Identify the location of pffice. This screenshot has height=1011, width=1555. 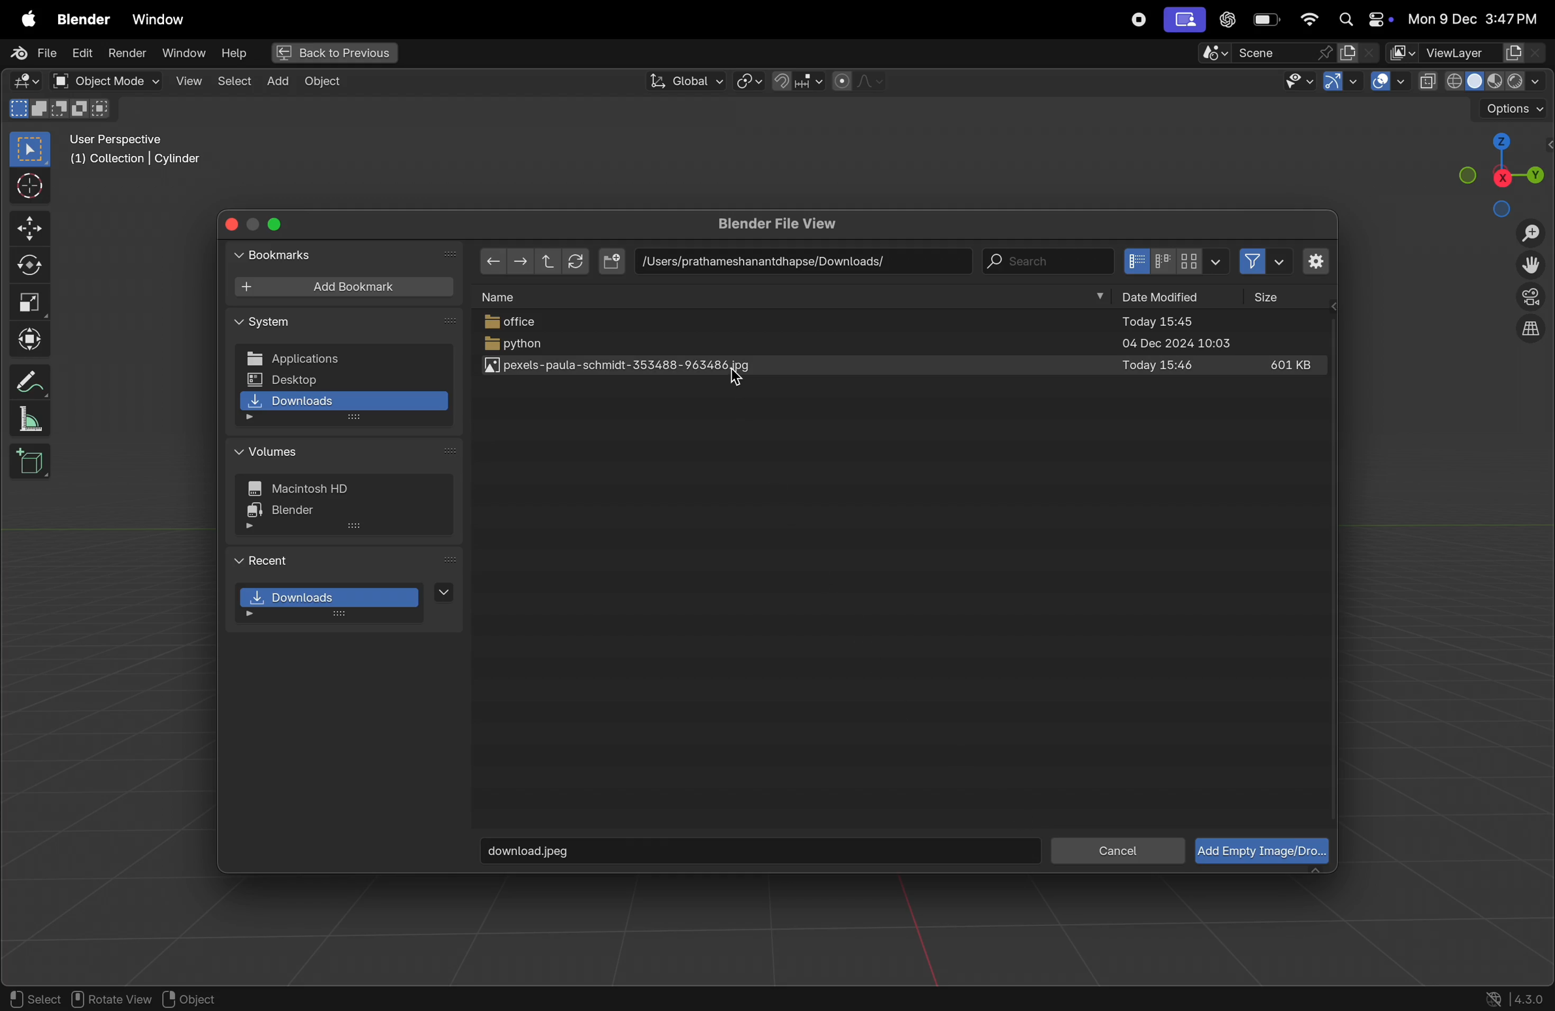
(907, 324).